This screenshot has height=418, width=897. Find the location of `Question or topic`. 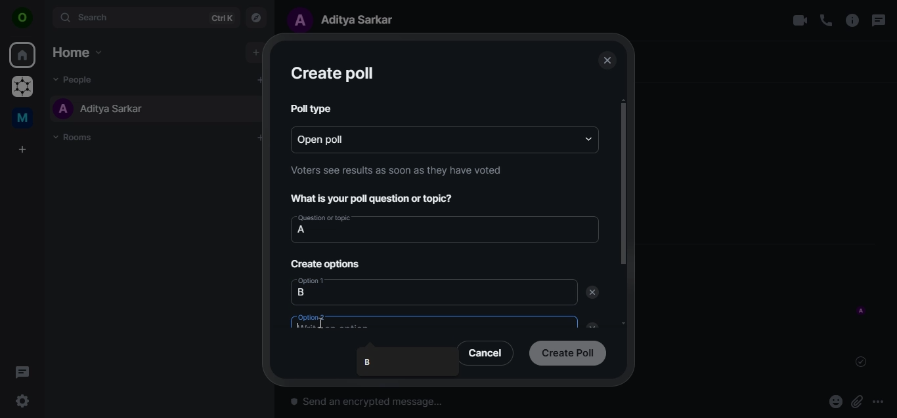

Question or topic is located at coordinates (324, 218).